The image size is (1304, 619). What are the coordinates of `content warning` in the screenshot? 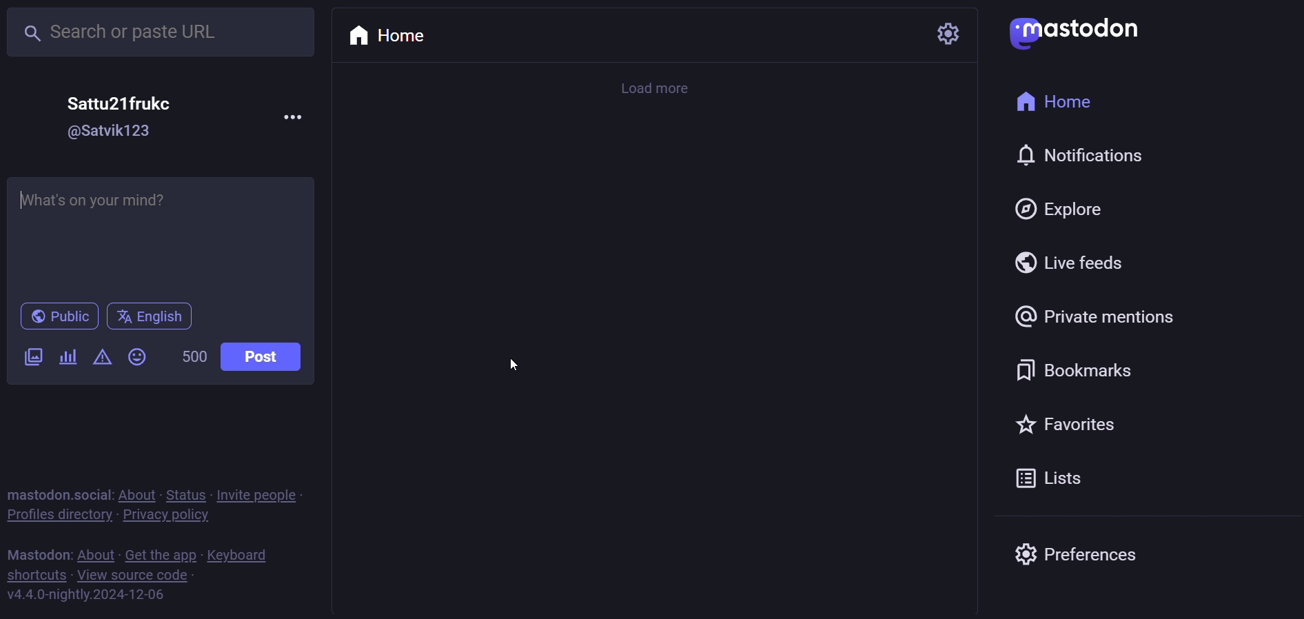 It's located at (103, 358).